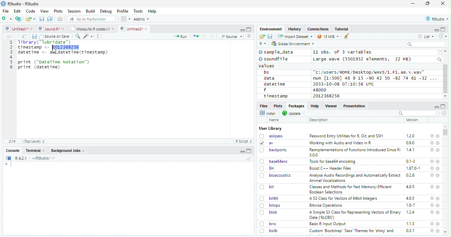 Image resolution: width=451 pixels, height=237 pixels. I want to click on 2012368256, so click(328, 96).